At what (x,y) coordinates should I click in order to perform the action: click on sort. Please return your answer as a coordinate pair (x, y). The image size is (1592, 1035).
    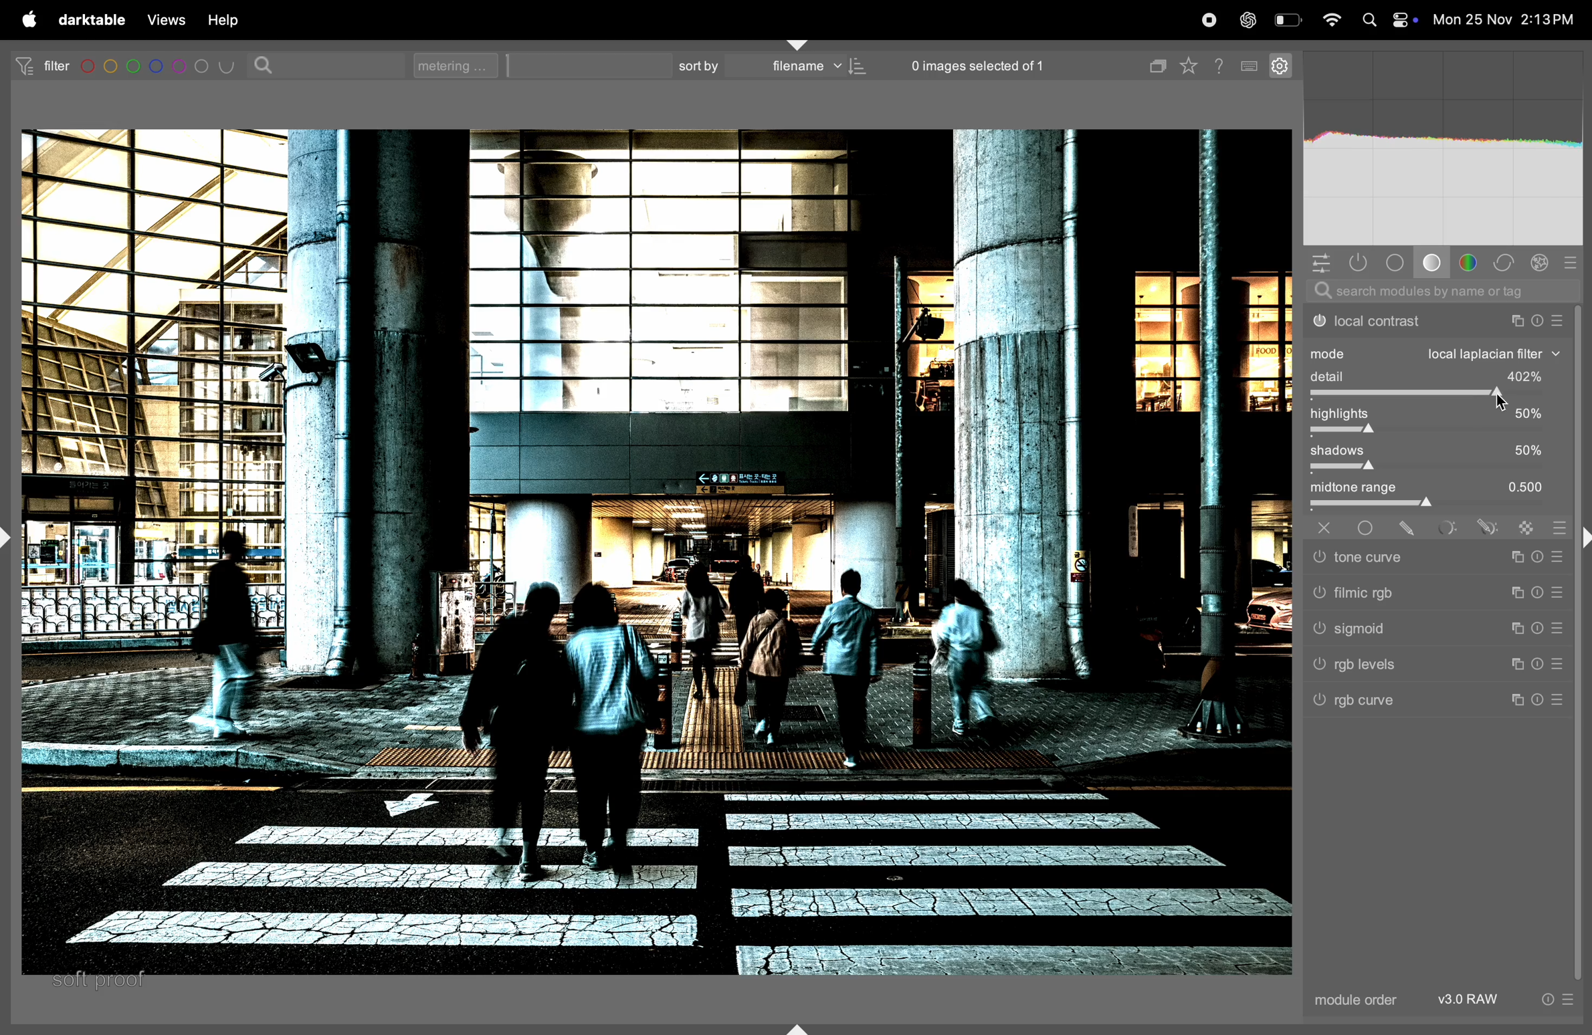
    Looking at the image, I should click on (695, 66).